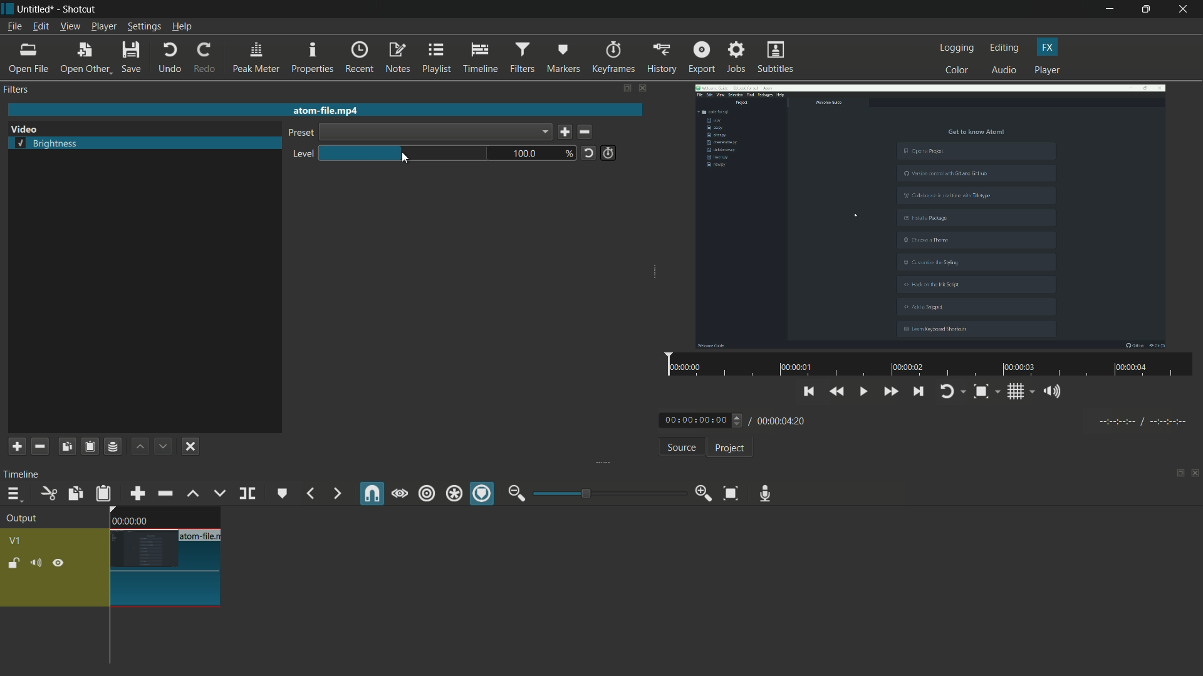 Image resolution: width=1203 pixels, height=676 pixels. What do you see at coordinates (190, 446) in the screenshot?
I see `deselect the filter` at bounding box center [190, 446].